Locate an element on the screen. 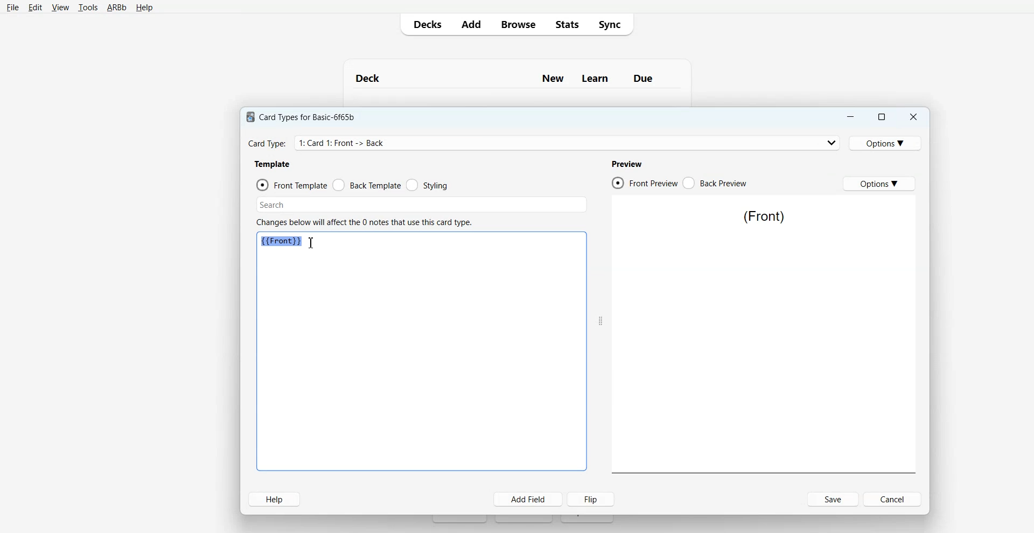 The image size is (1034, 533). Text is located at coordinates (517, 74).